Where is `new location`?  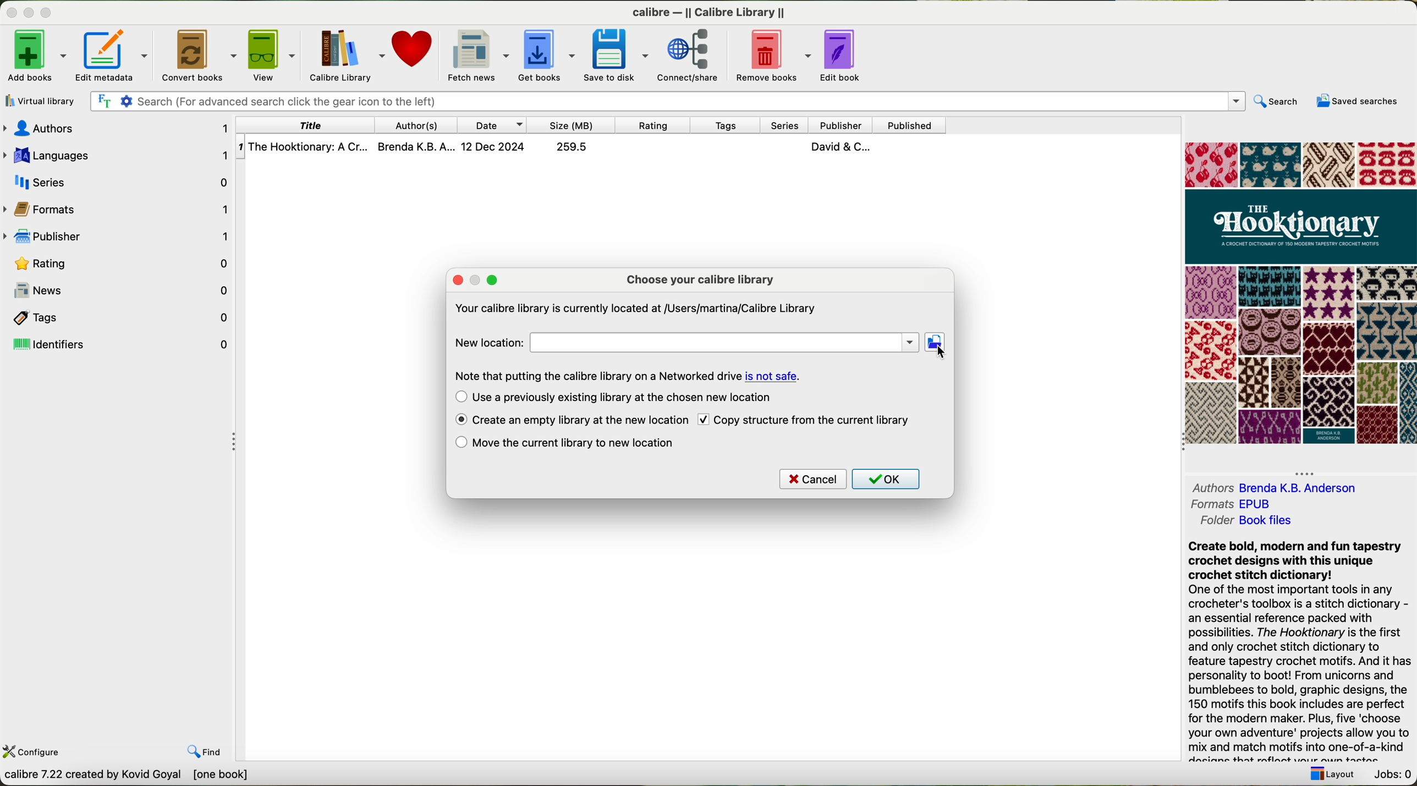
new location is located at coordinates (685, 341).